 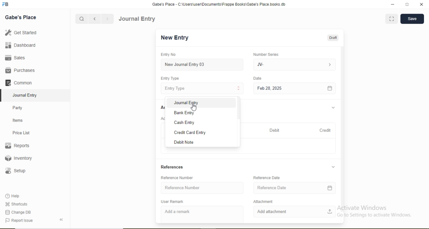 I want to click on Add attachment, so click(x=272, y=212).